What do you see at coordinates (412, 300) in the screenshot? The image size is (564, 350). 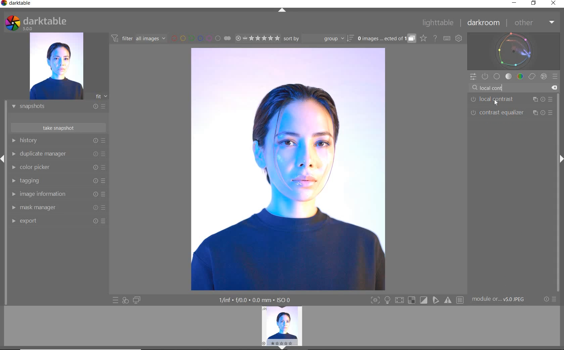 I see `Button` at bounding box center [412, 300].